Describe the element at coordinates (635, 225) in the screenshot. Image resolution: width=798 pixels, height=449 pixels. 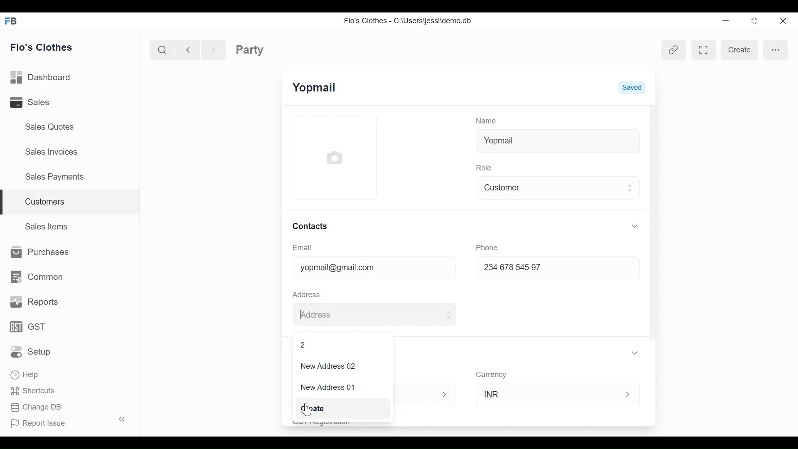
I see `Expand` at that location.